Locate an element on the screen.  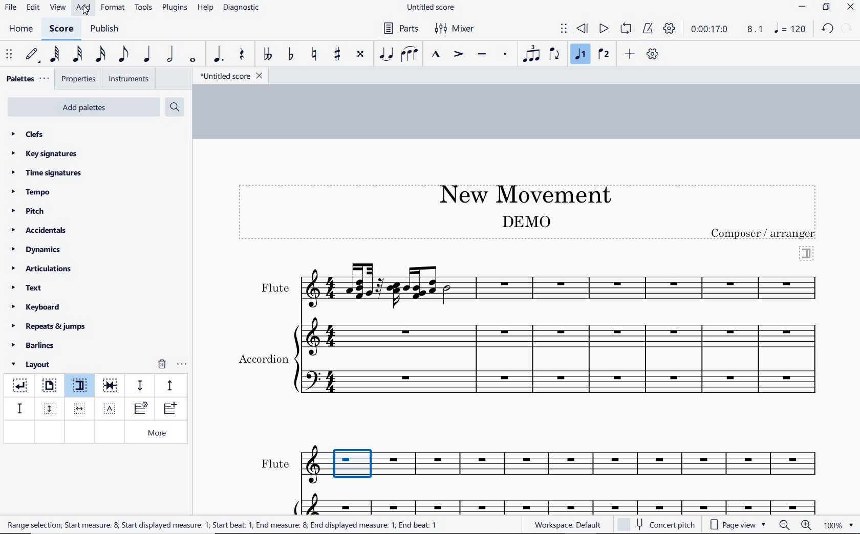
system break is located at coordinates (20, 384).